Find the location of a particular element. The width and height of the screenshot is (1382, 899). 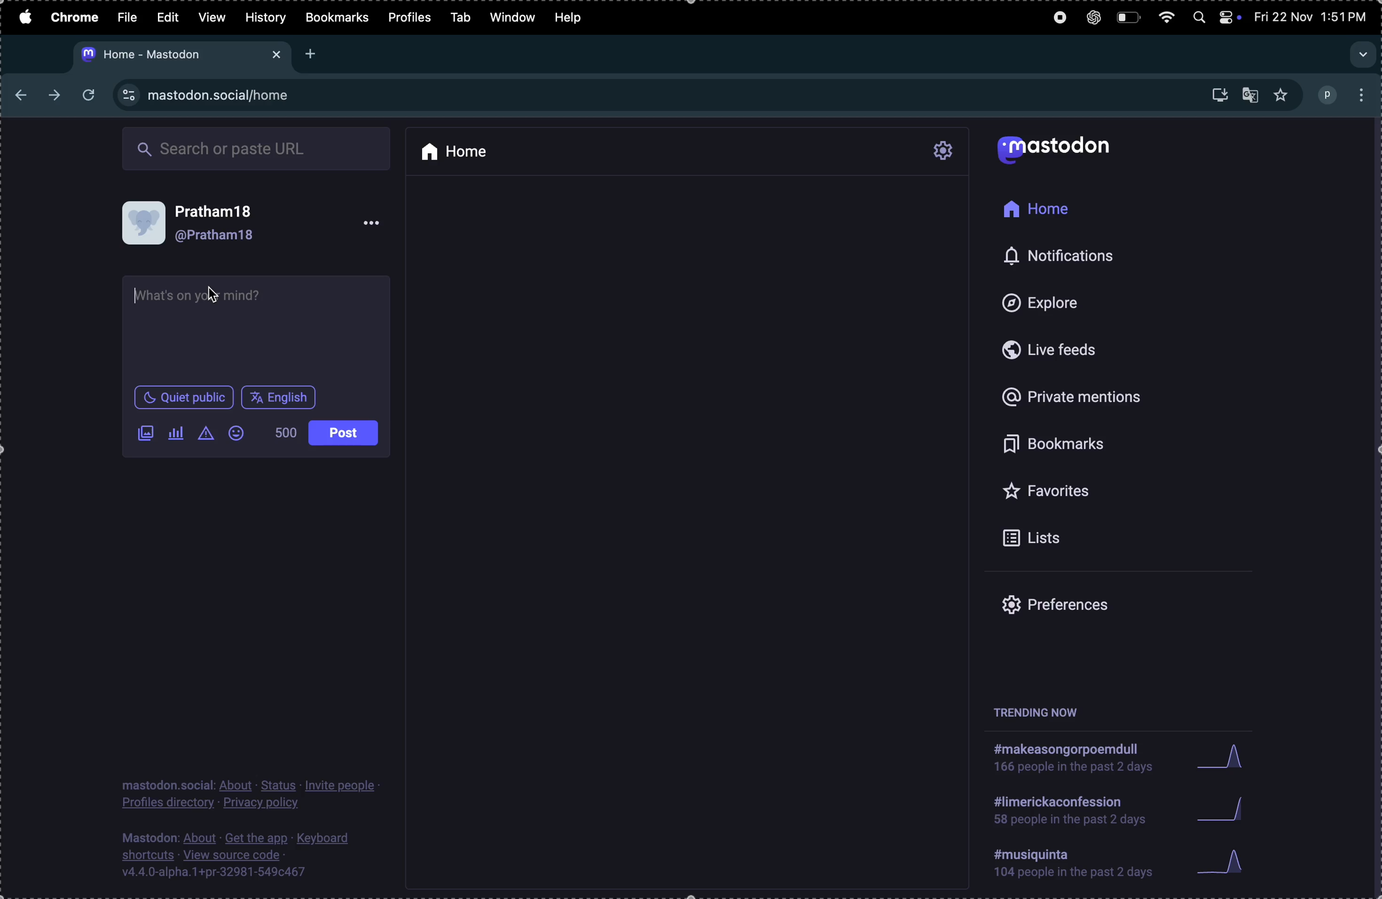

chatgpt is located at coordinates (1091, 17).